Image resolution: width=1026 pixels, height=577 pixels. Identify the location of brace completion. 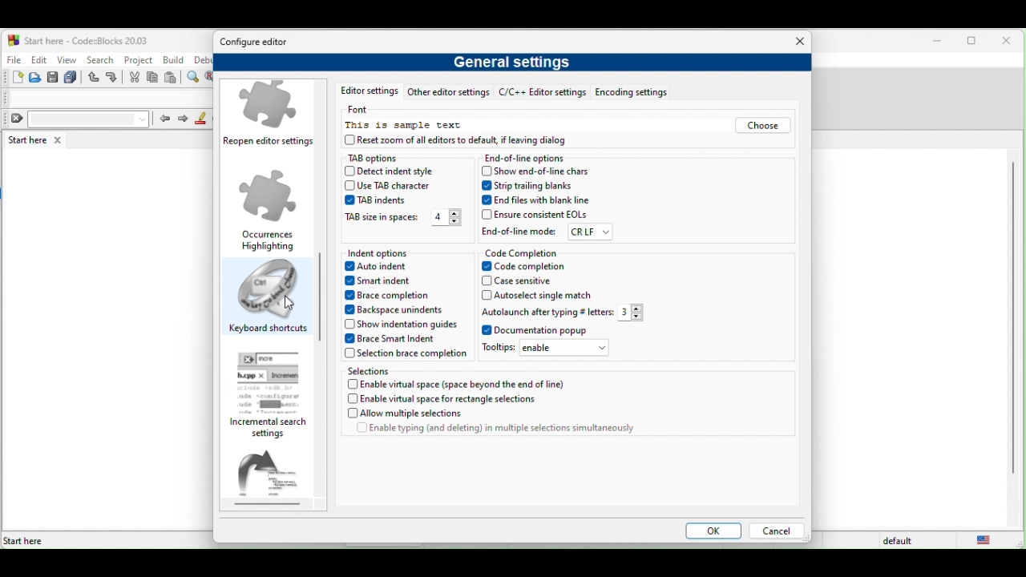
(393, 297).